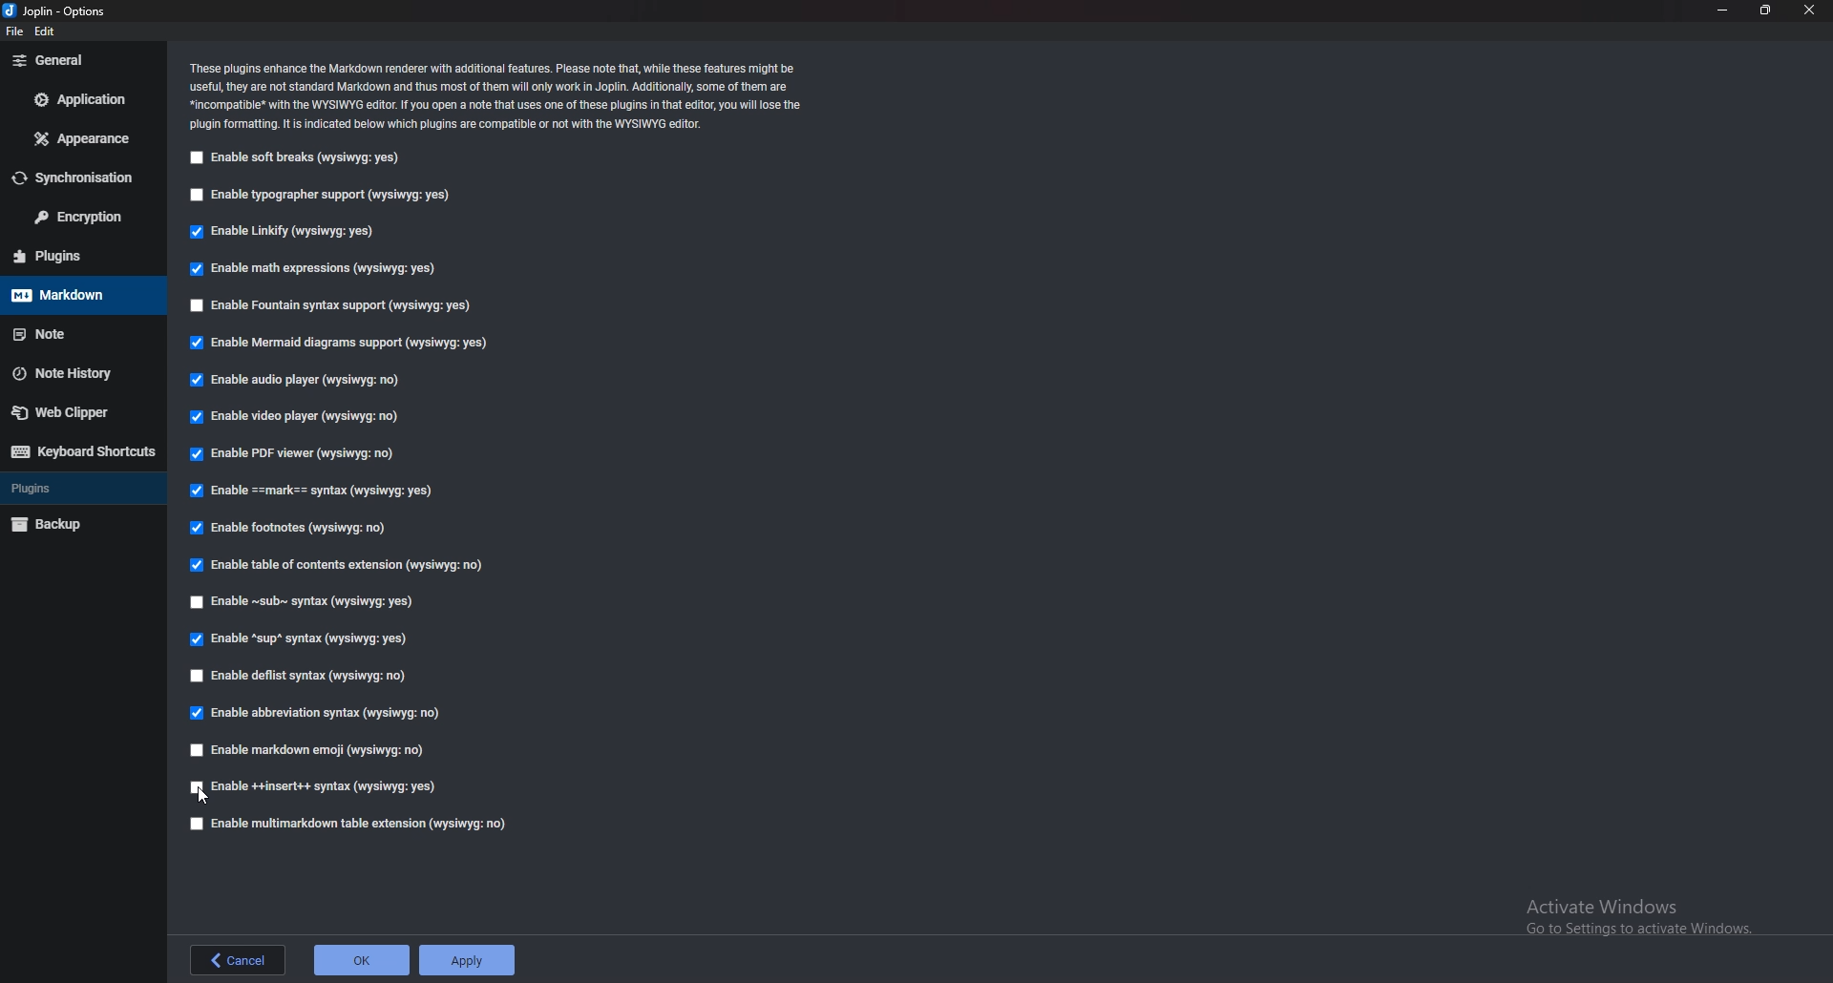 The height and width of the screenshot is (983, 1833). I want to click on Enable soft breaks (wysiwyg: yes), so click(302, 157).